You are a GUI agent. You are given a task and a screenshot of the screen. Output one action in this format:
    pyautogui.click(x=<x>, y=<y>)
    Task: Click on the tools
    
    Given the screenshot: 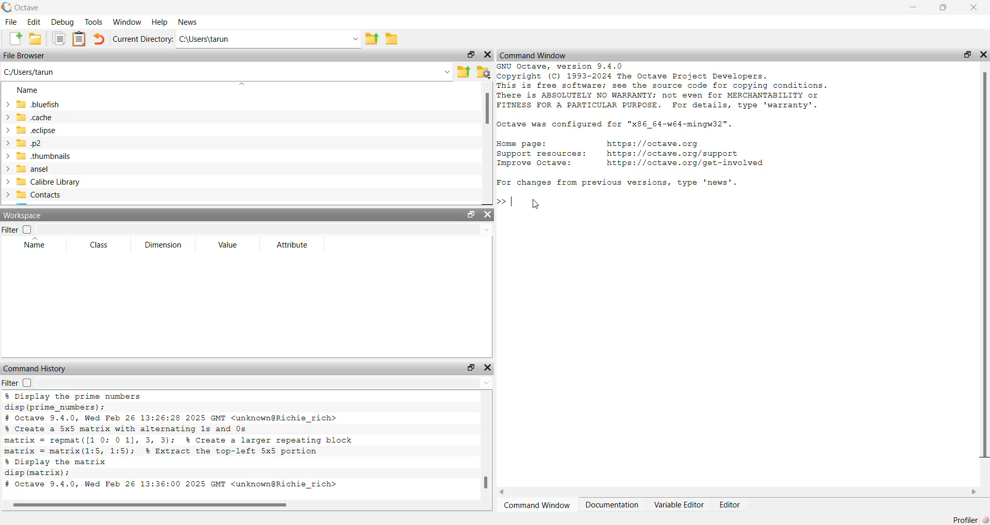 What is the action you would take?
    pyautogui.click(x=94, y=21)
    